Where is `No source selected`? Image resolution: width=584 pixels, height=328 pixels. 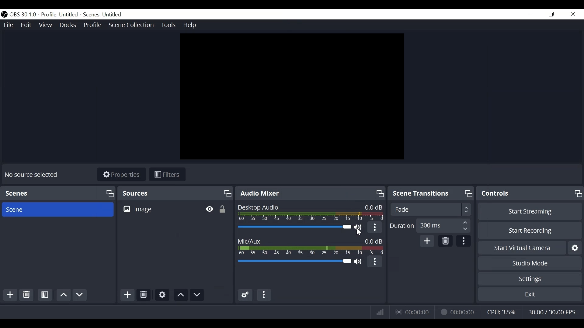
No source selected is located at coordinates (32, 175).